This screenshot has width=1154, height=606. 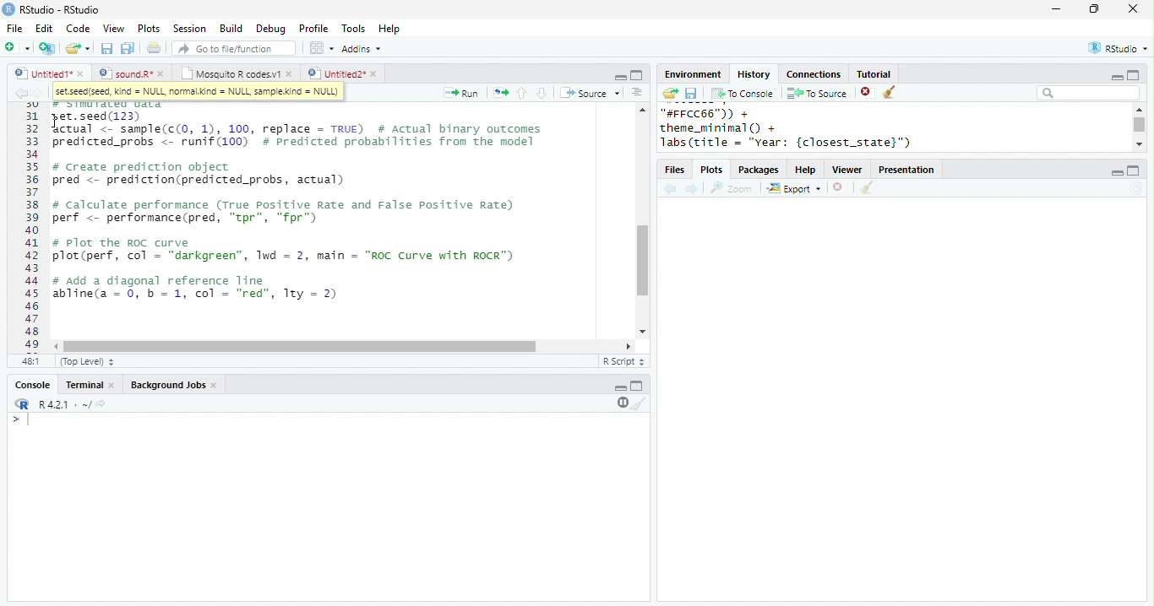 What do you see at coordinates (692, 74) in the screenshot?
I see `Environment` at bounding box center [692, 74].